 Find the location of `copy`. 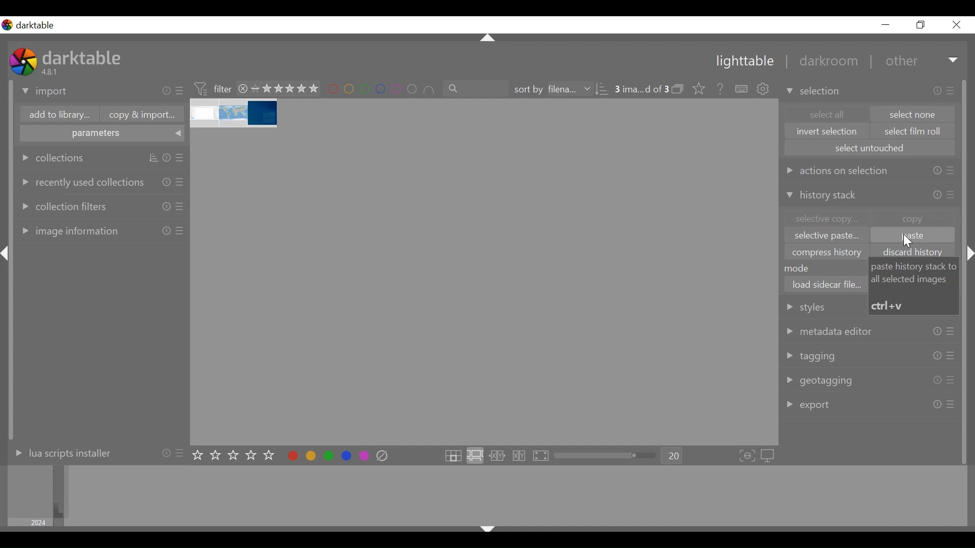

copy is located at coordinates (913, 218).